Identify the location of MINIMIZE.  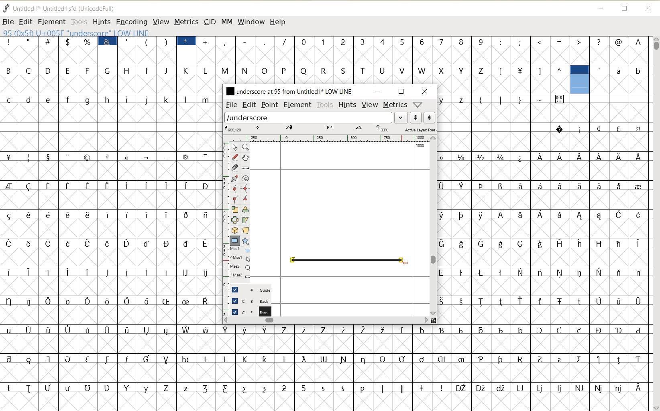
(601, 7).